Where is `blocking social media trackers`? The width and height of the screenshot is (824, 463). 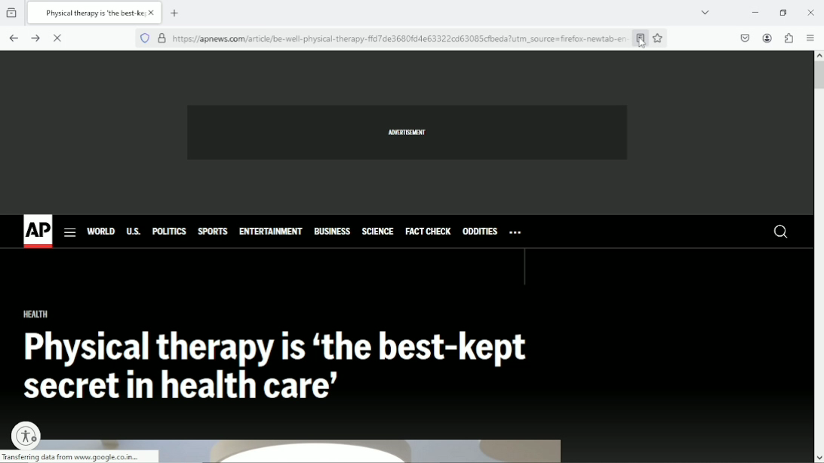 blocking social media trackers is located at coordinates (144, 38).